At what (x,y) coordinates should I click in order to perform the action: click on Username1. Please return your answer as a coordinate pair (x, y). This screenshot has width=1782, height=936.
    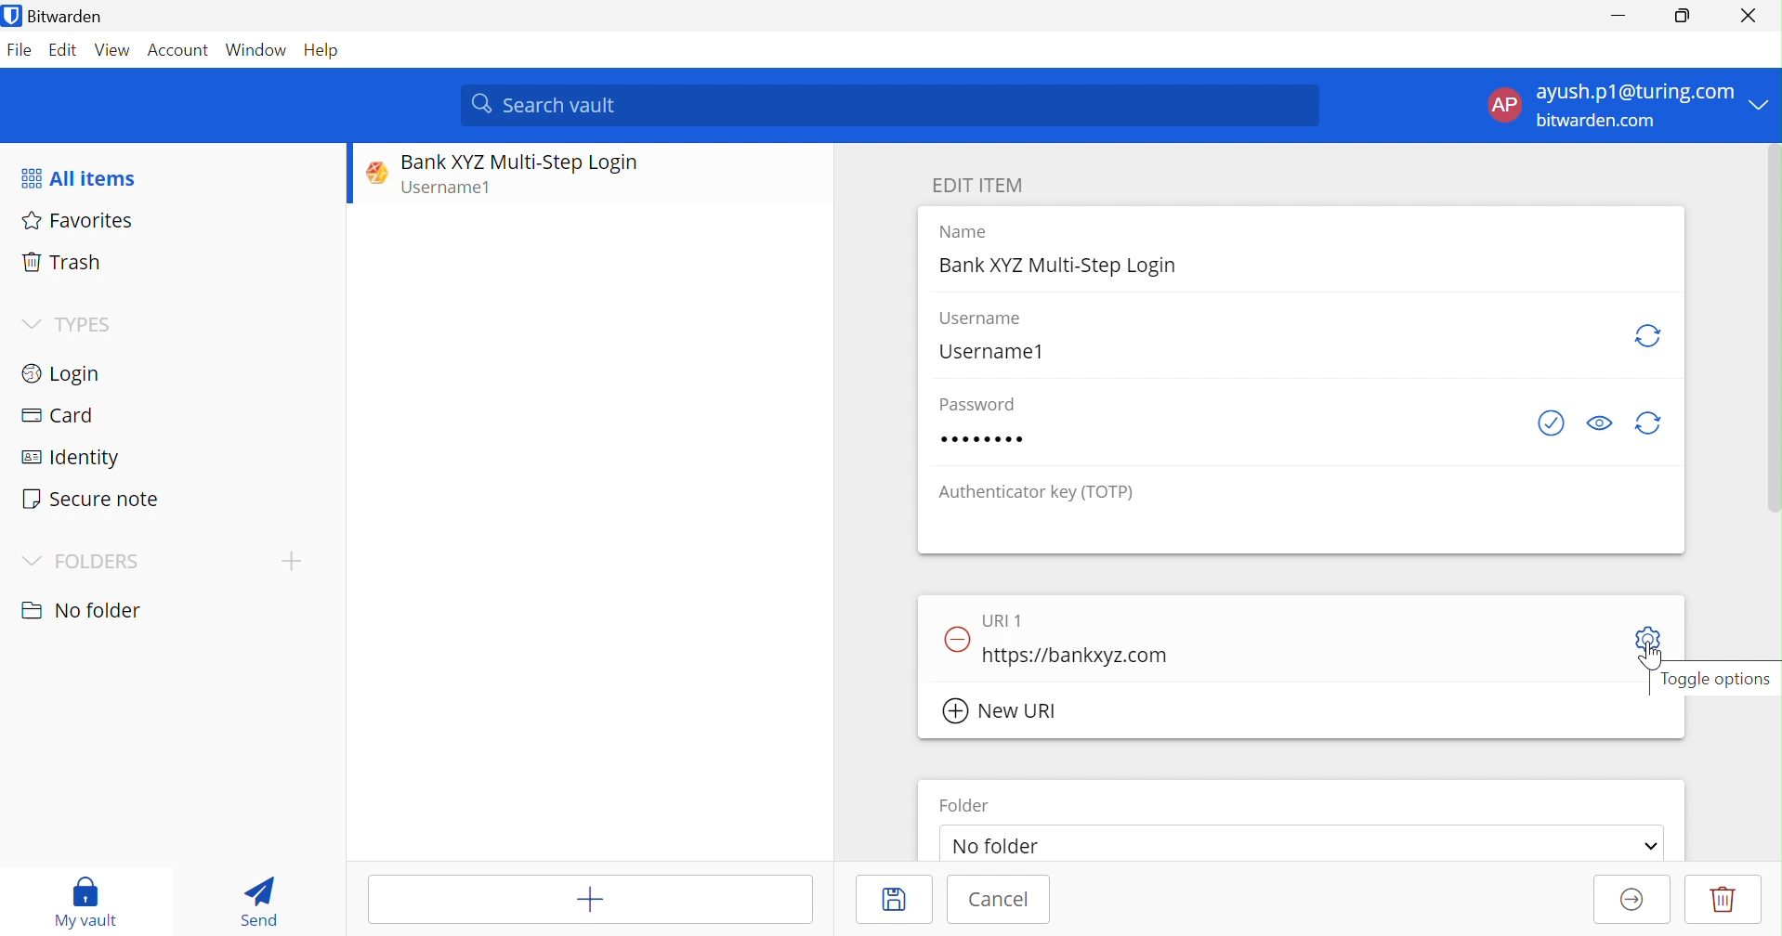
    Looking at the image, I should click on (989, 353).